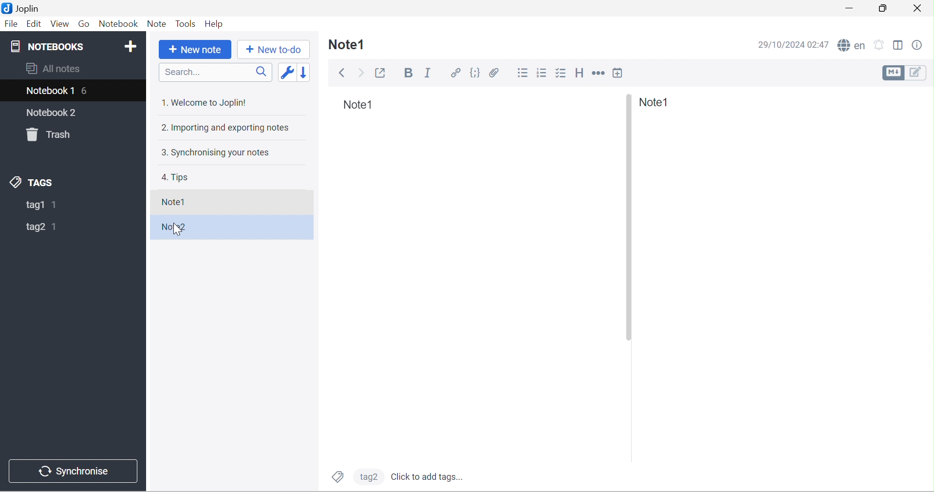  What do you see at coordinates (916, 45) in the screenshot?
I see `Note properties` at bounding box center [916, 45].